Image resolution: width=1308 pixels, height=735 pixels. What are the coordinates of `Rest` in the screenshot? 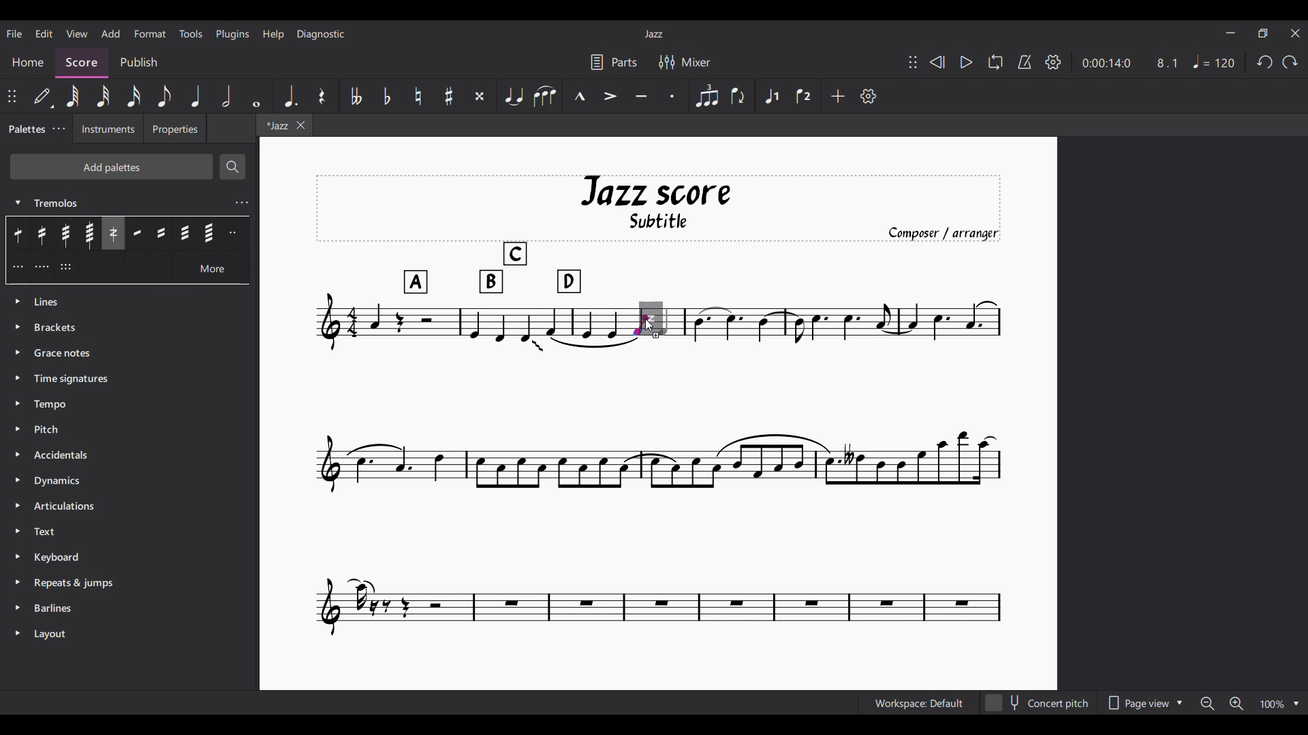 It's located at (323, 95).